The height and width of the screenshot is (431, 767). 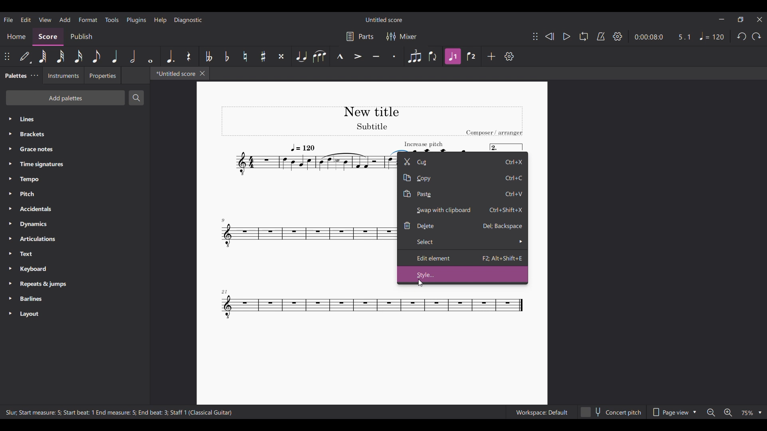 I want to click on Undo, so click(x=741, y=36).